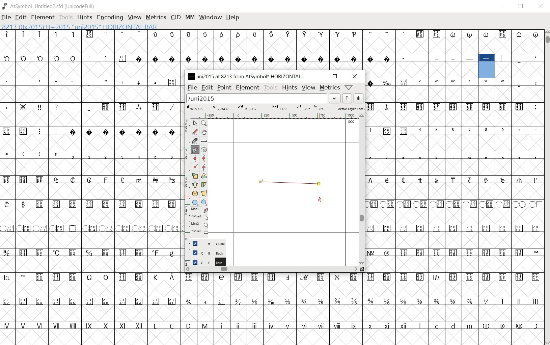  What do you see at coordinates (248, 87) in the screenshot?
I see `element` at bounding box center [248, 87].